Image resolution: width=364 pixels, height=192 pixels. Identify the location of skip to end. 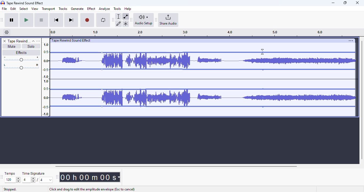
(71, 20).